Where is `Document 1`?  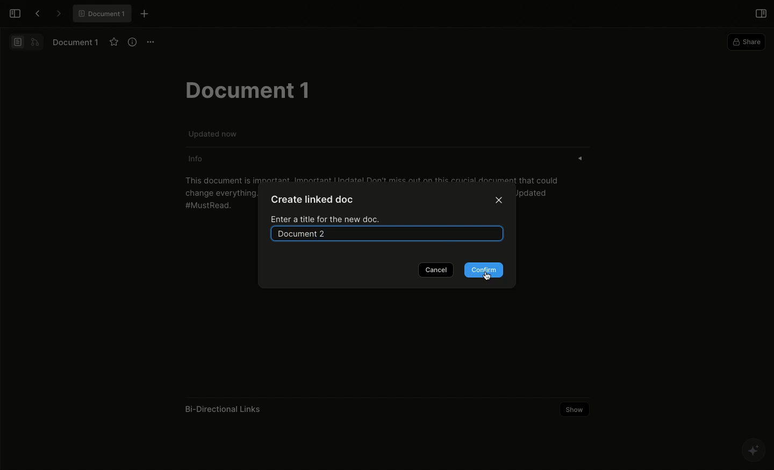
Document 1 is located at coordinates (246, 89).